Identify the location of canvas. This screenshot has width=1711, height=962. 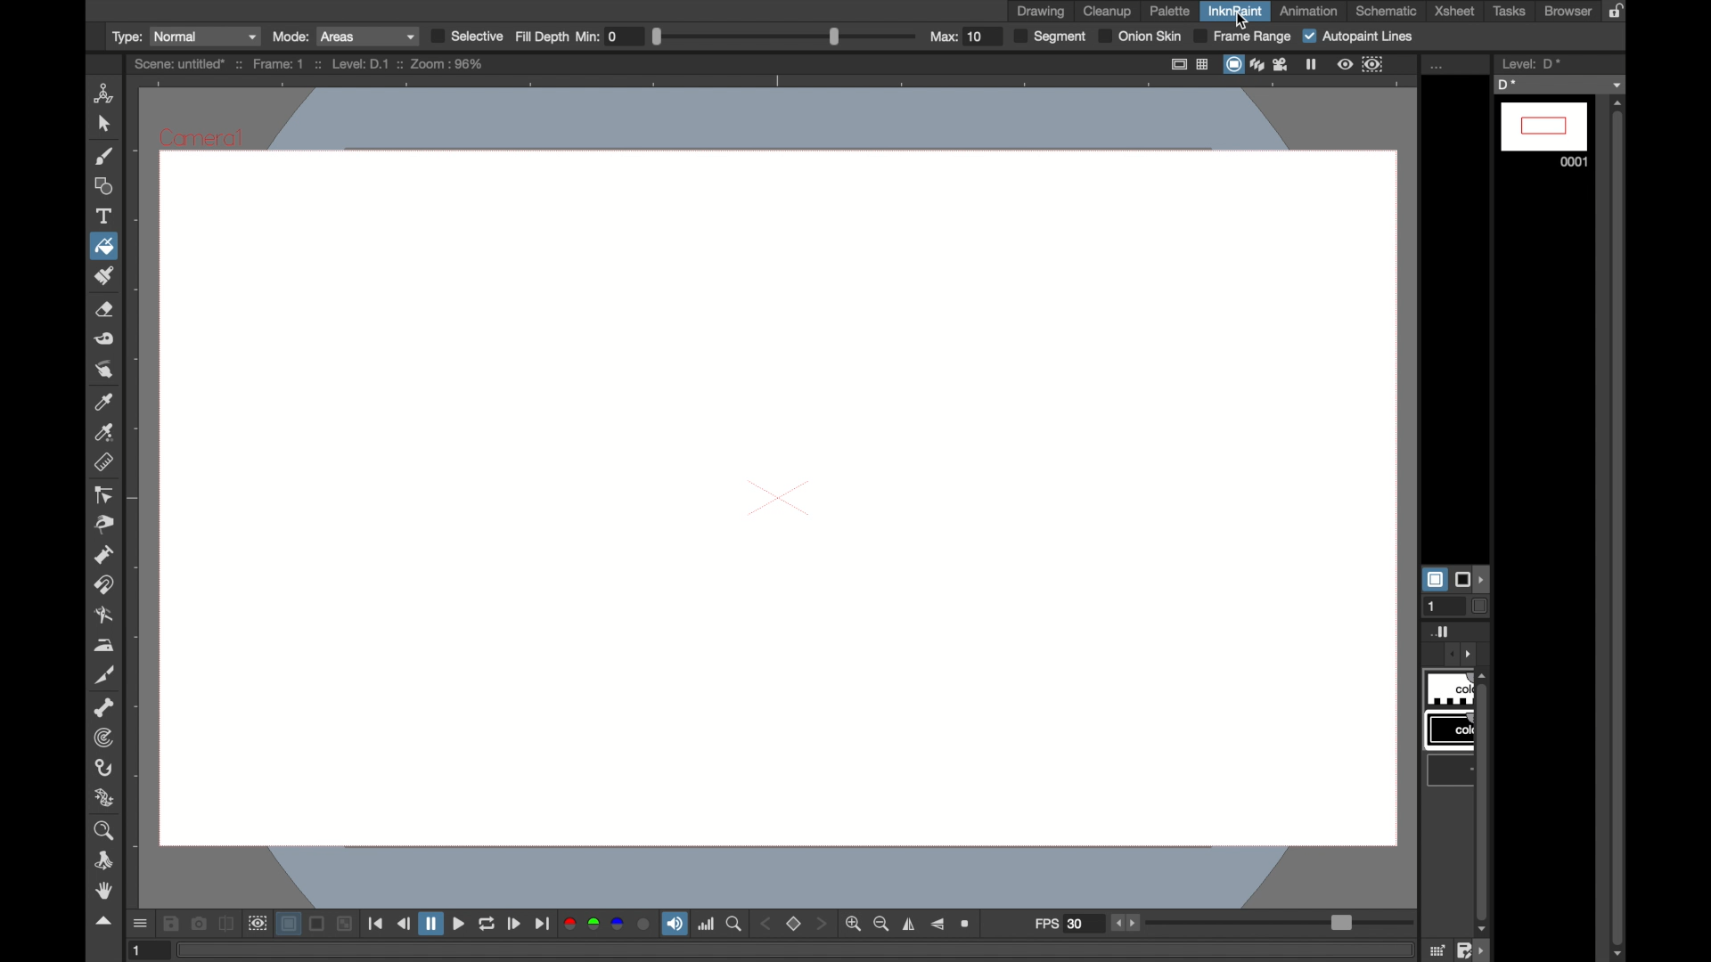
(773, 492).